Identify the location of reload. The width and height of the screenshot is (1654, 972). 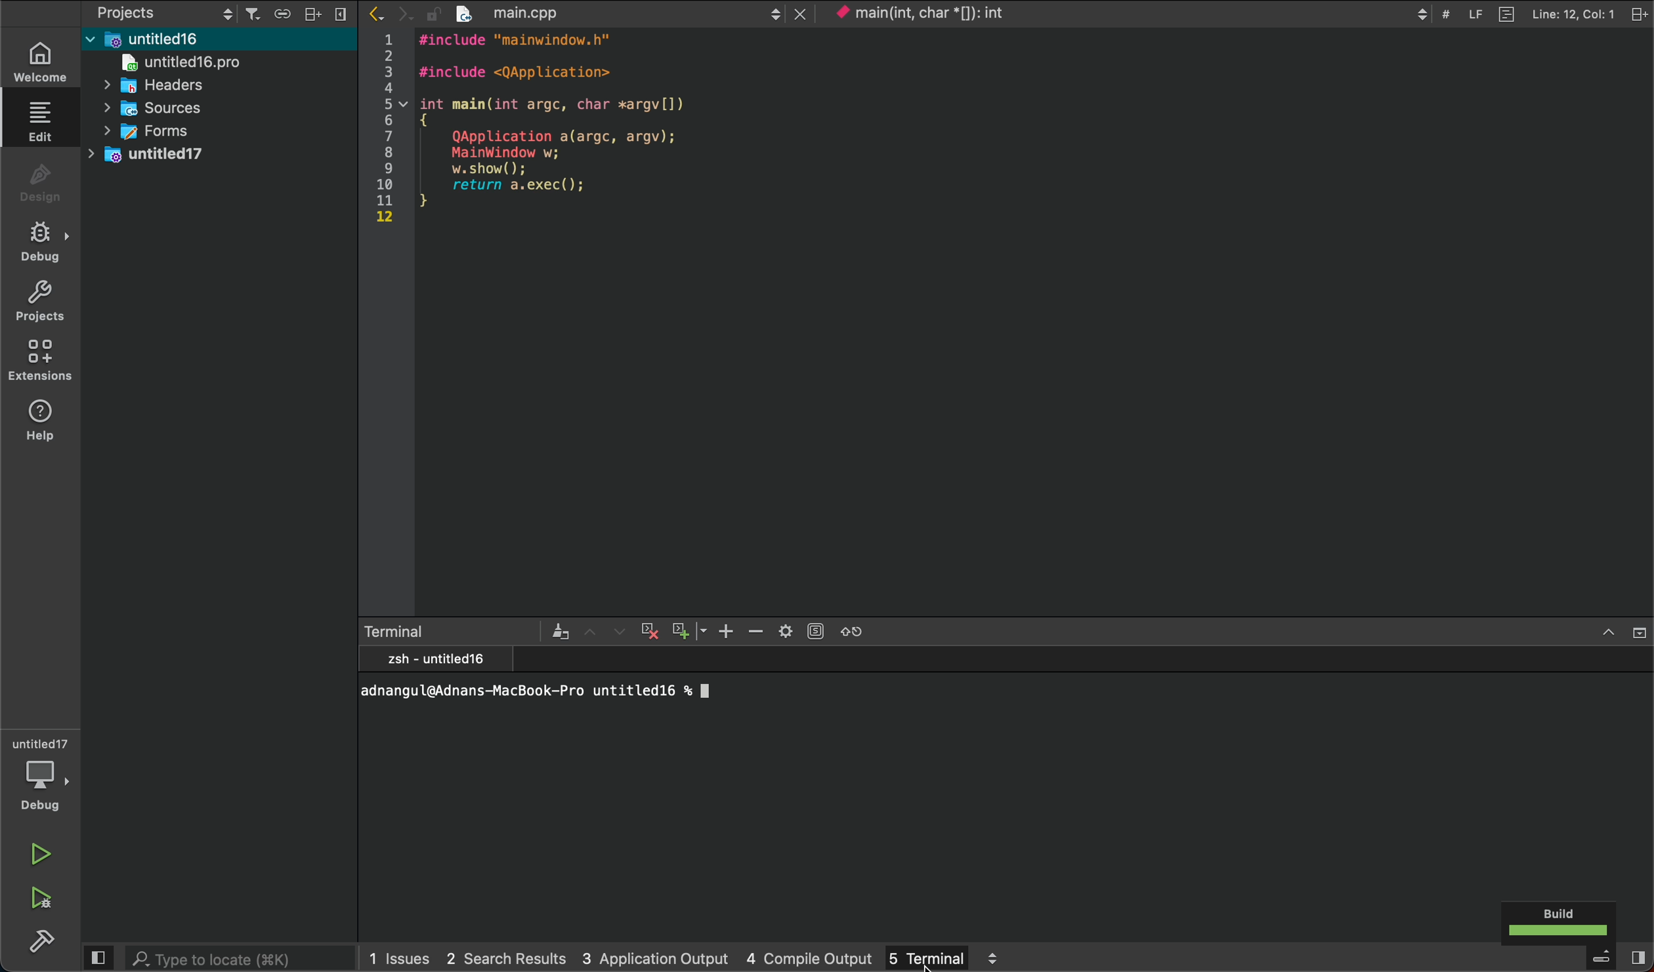
(860, 630).